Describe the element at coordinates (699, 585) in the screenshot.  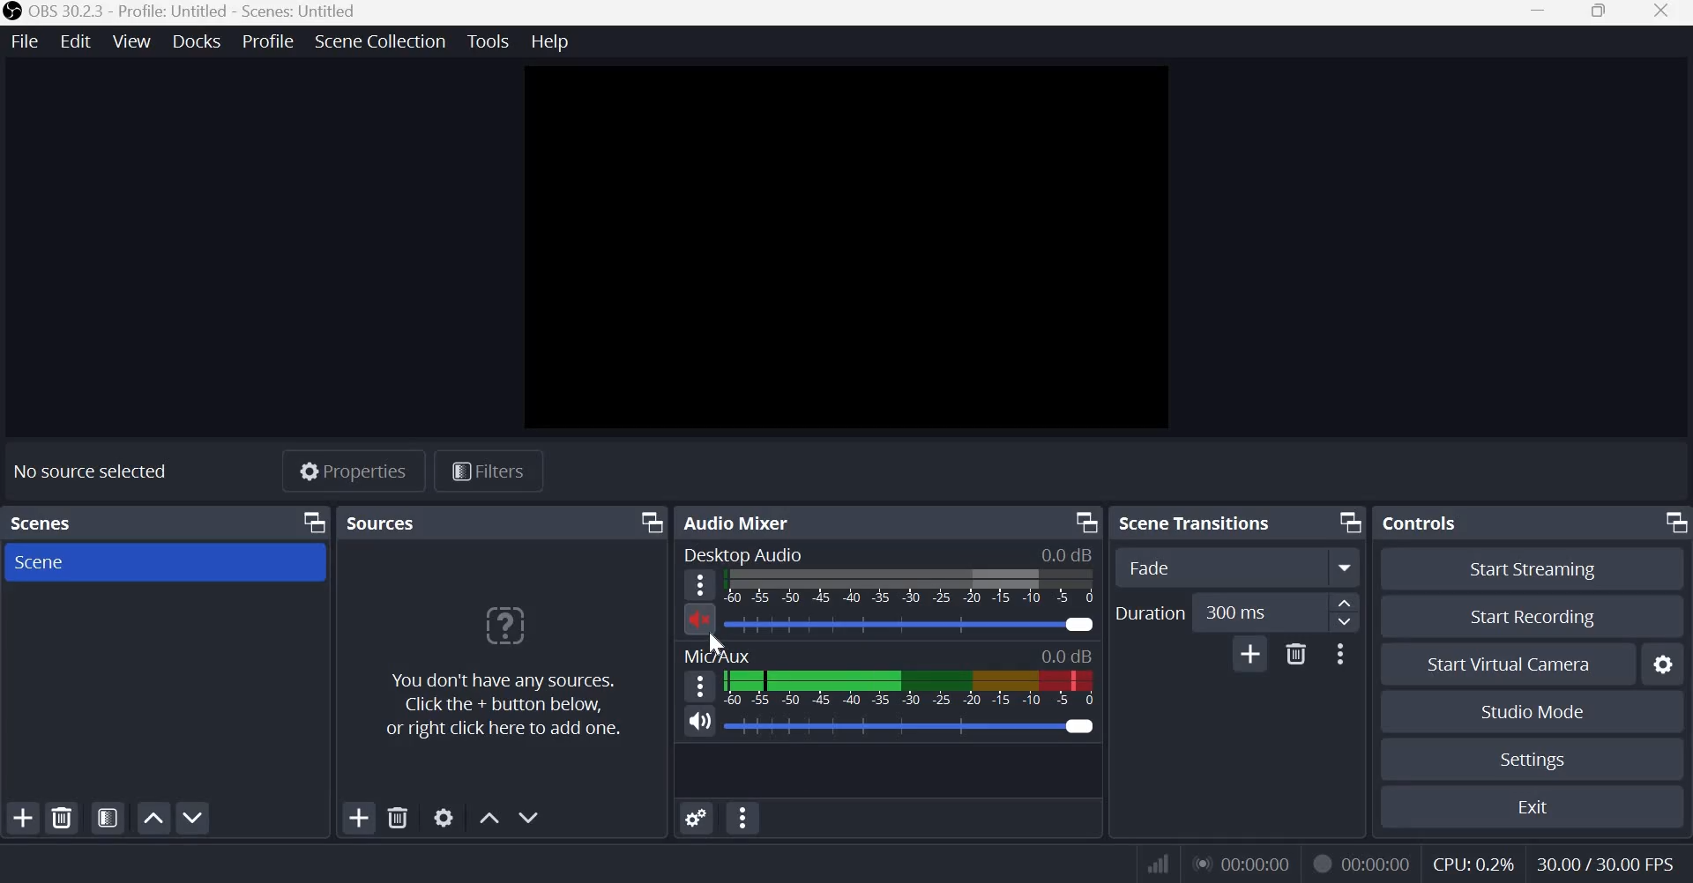
I see `hamburger menu` at that location.